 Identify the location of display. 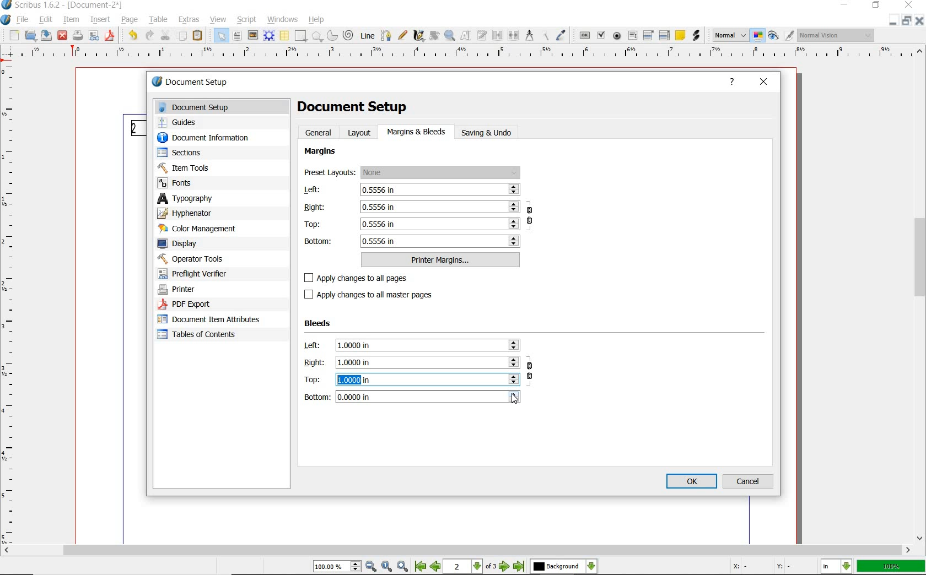
(182, 244).